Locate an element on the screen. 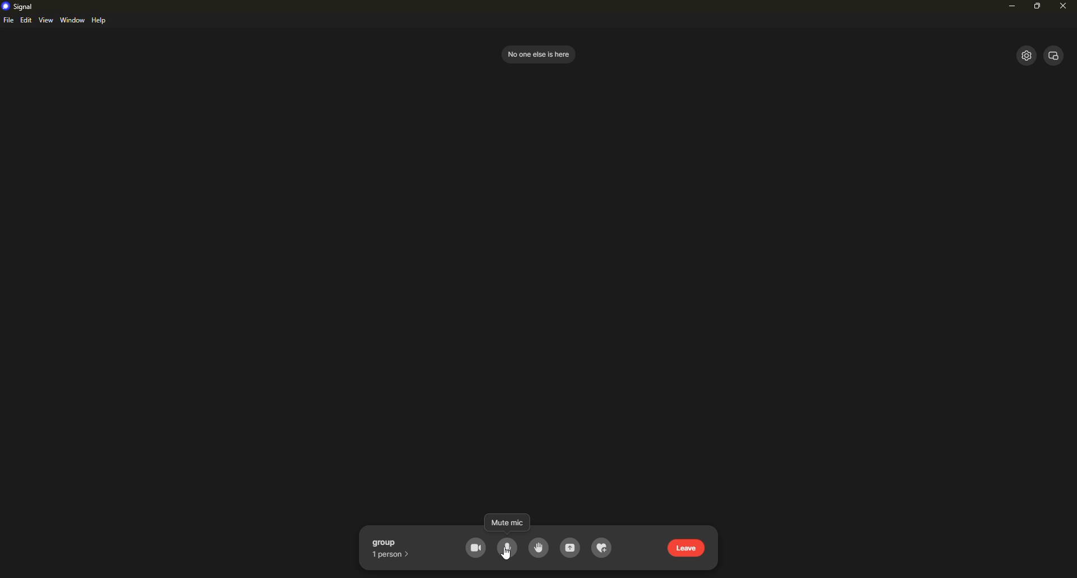  share screen is located at coordinates (570, 549).